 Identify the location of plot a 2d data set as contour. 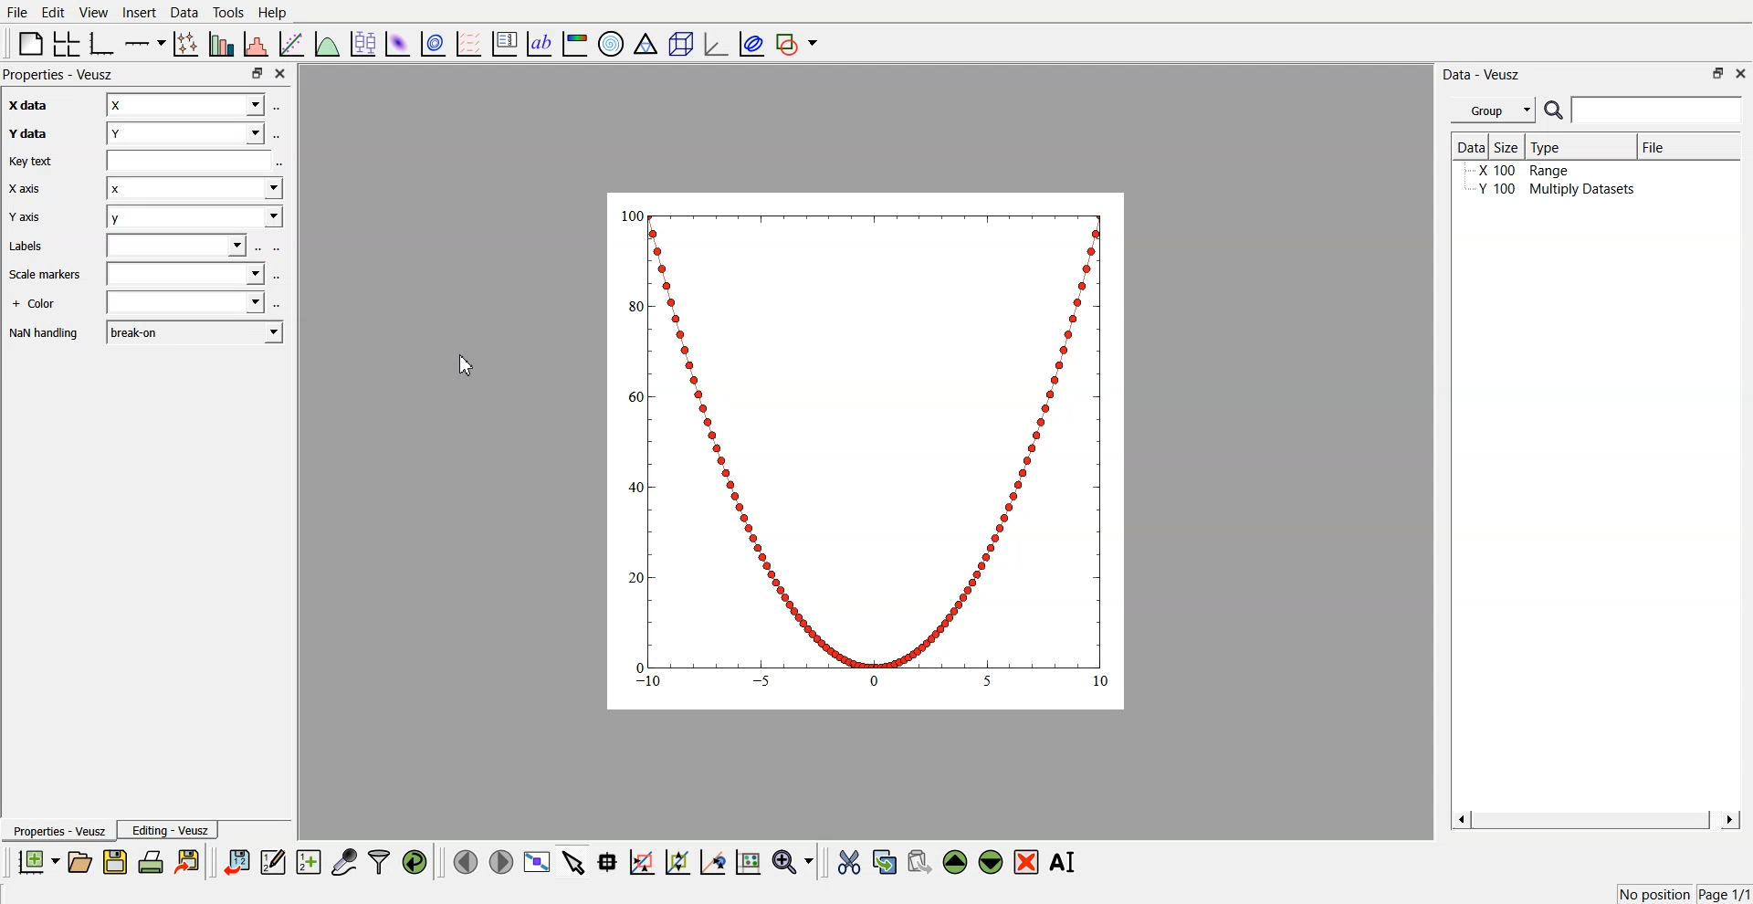
(432, 45).